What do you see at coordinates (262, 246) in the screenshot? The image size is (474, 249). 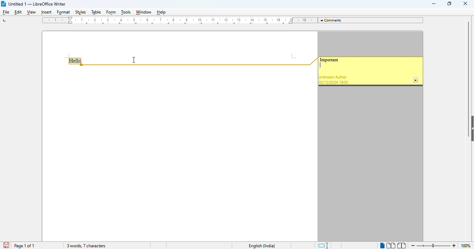 I see `text language` at bounding box center [262, 246].